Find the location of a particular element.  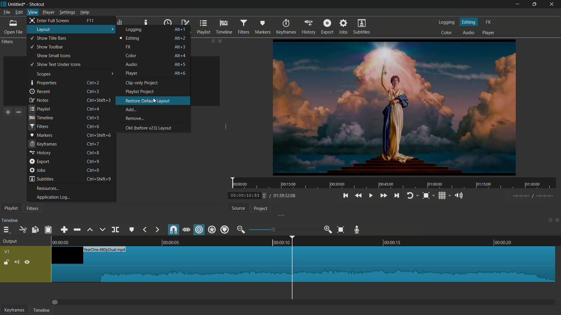

remove is located at coordinates (134, 119).